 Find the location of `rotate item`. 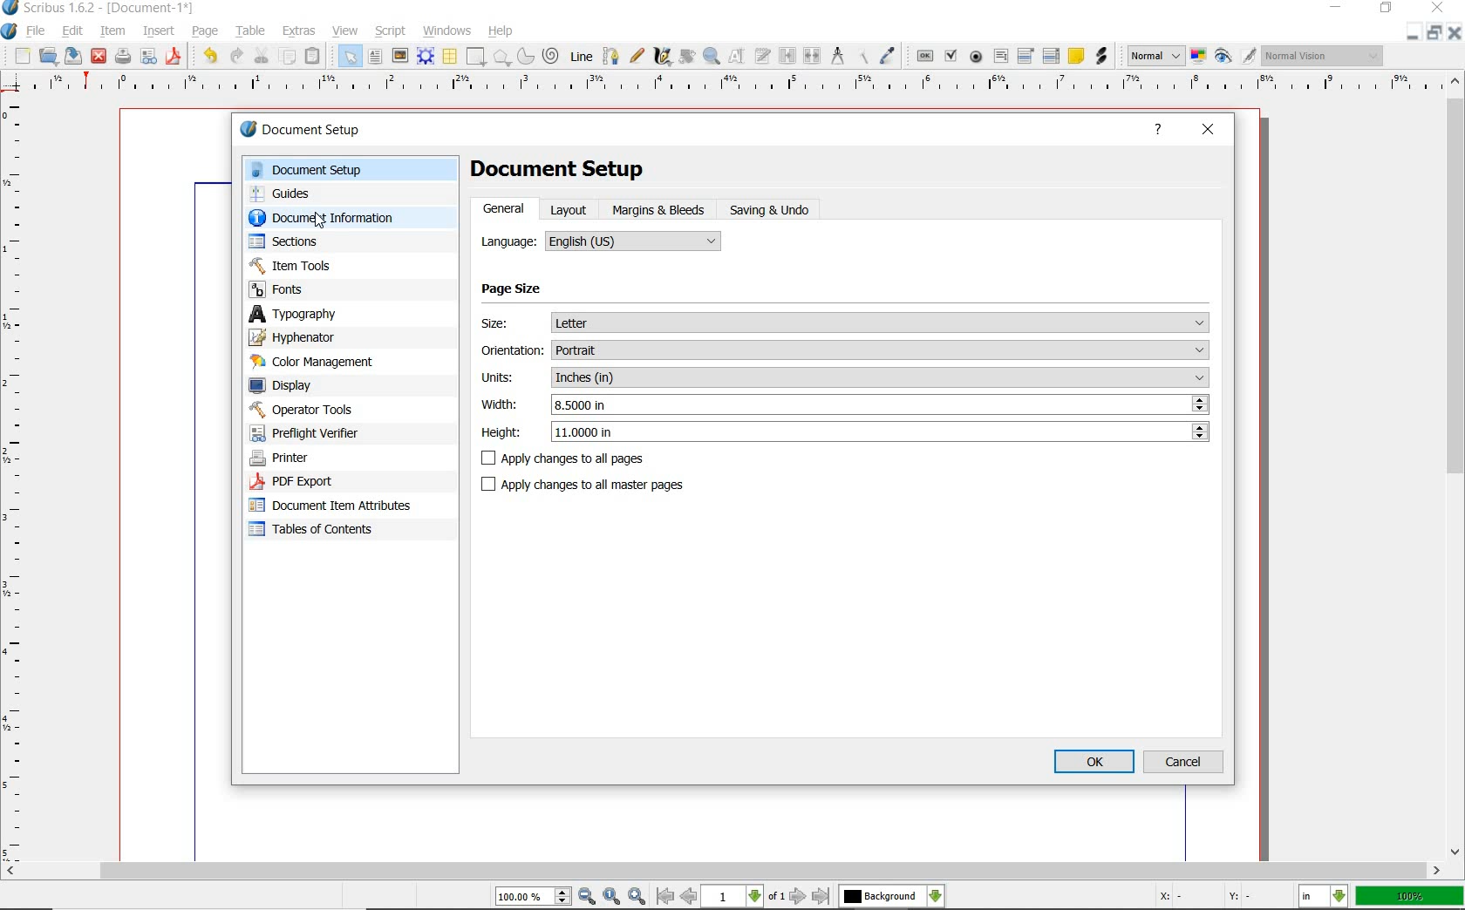

rotate item is located at coordinates (687, 58).